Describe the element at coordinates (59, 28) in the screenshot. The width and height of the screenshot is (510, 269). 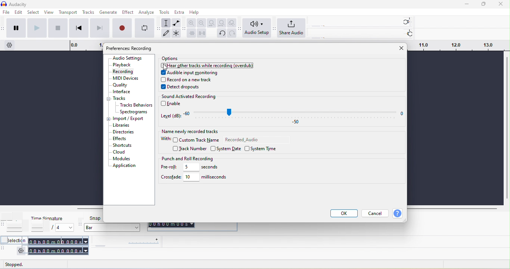
I see `stop` at that location.